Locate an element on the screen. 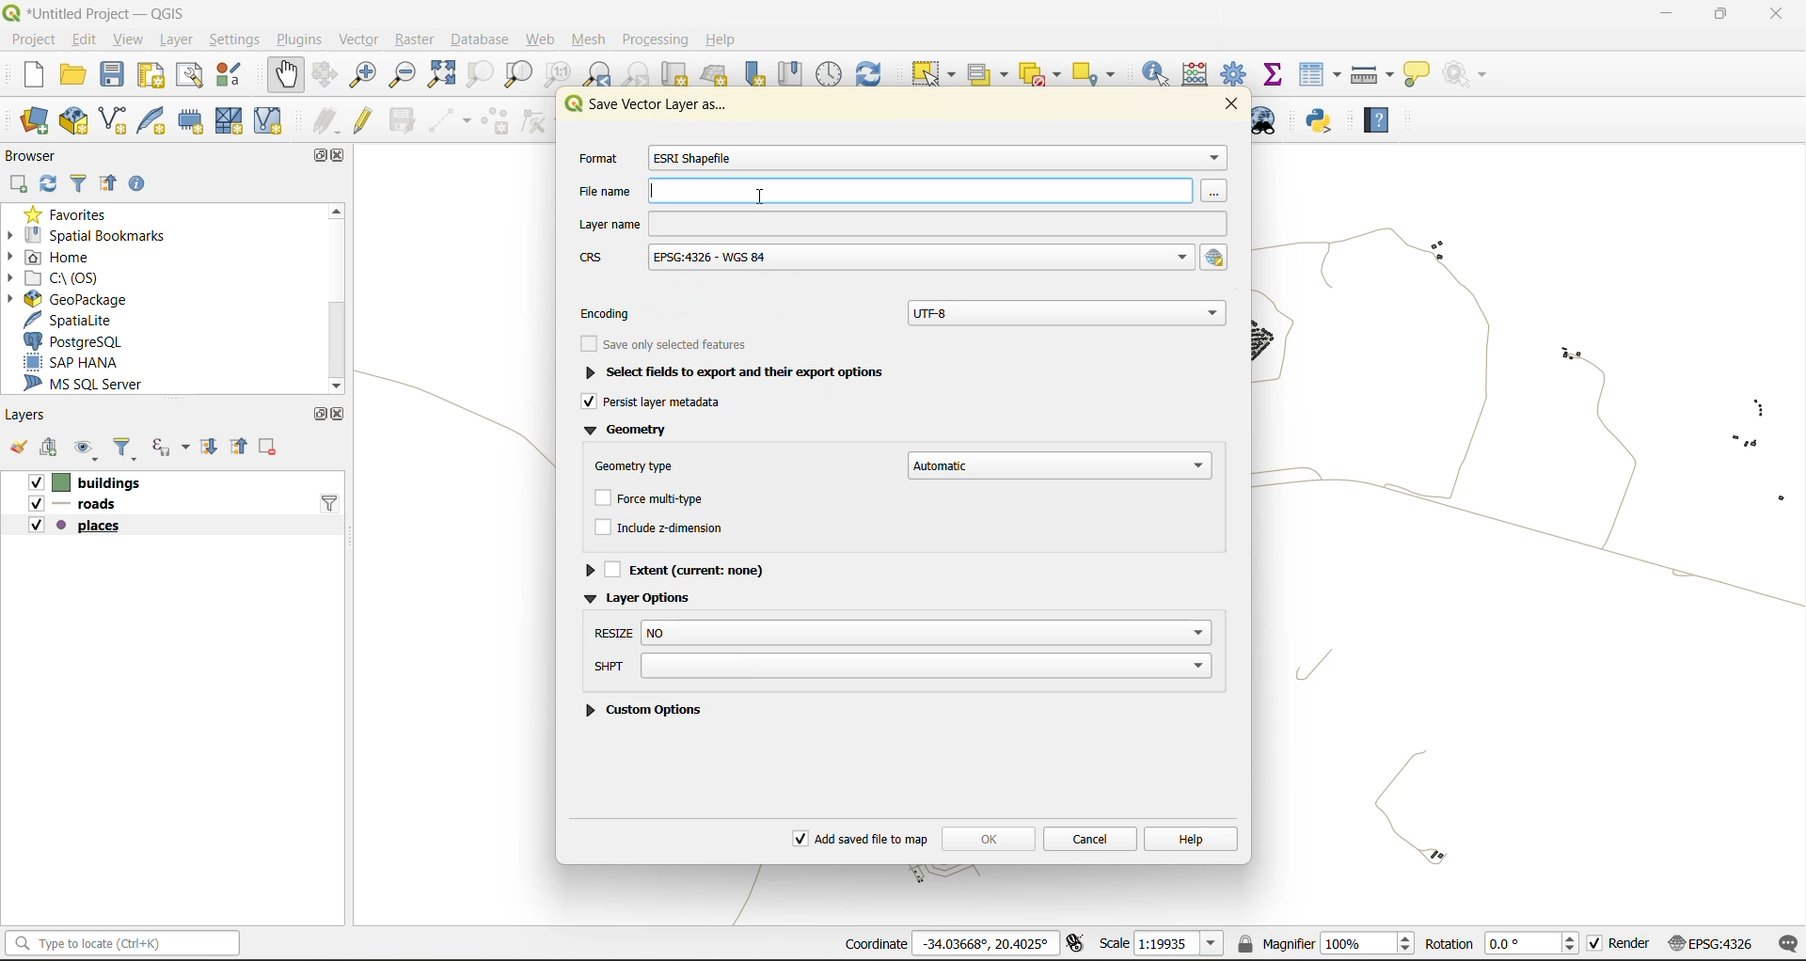  vertex tools is located at coordinates (543, 120).